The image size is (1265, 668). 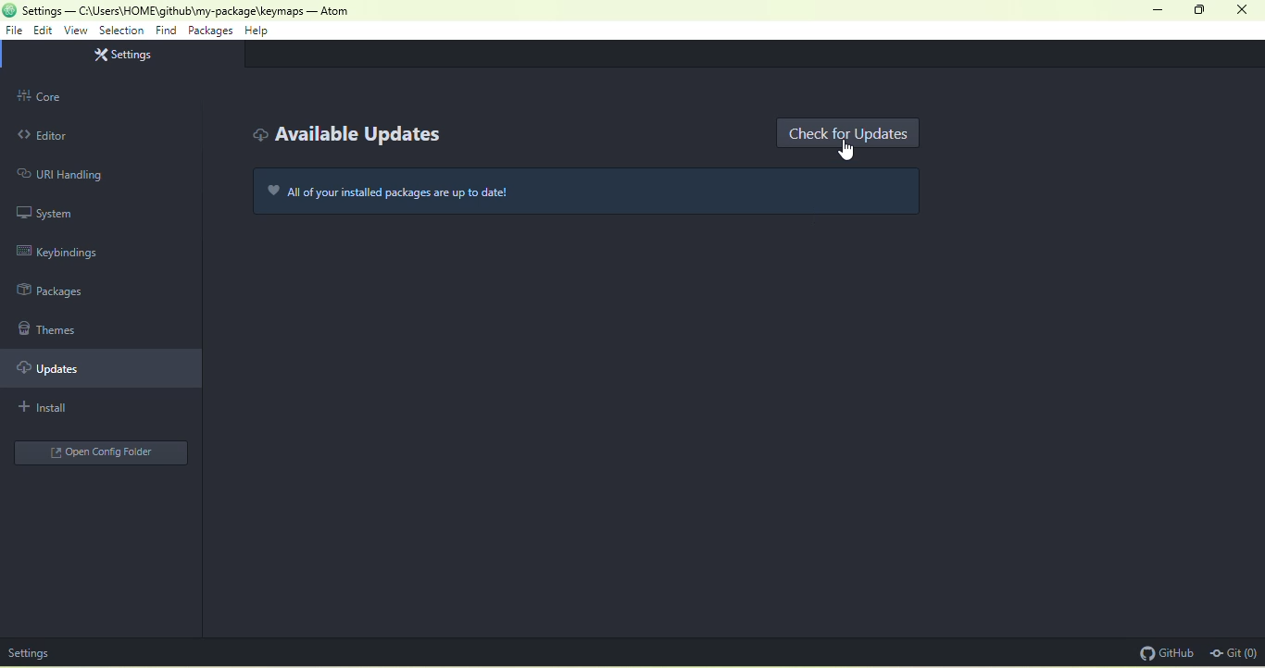 I want to click on minimize, so click(x=1157, y=10).